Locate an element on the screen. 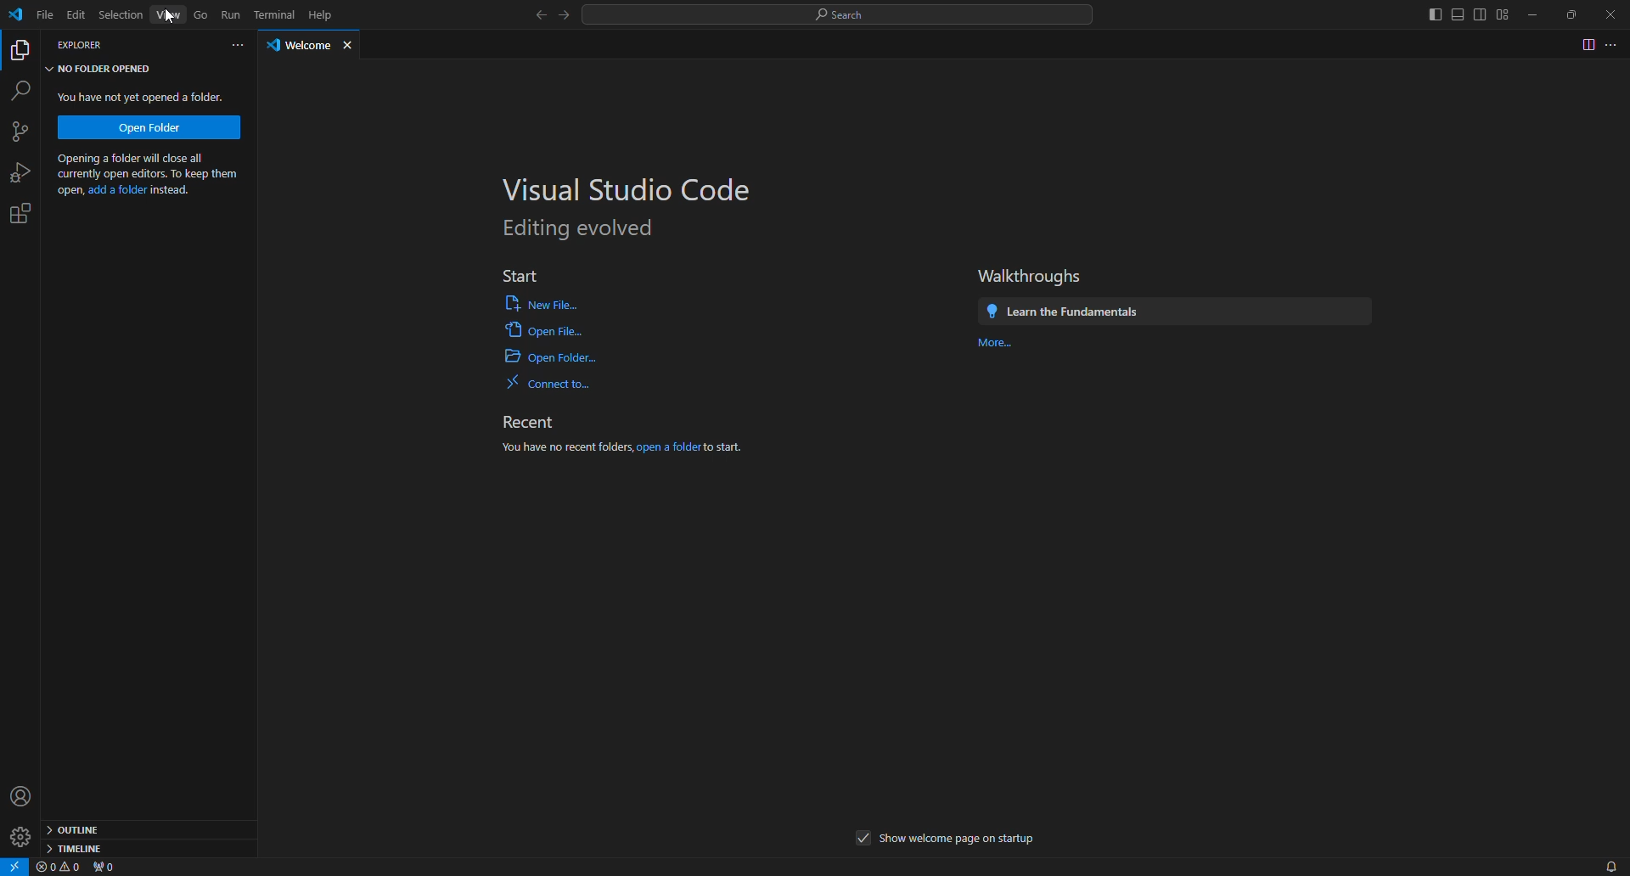 The image size is (1630, 876). You have not yet opened a folder is located at coordinates (138, 97).